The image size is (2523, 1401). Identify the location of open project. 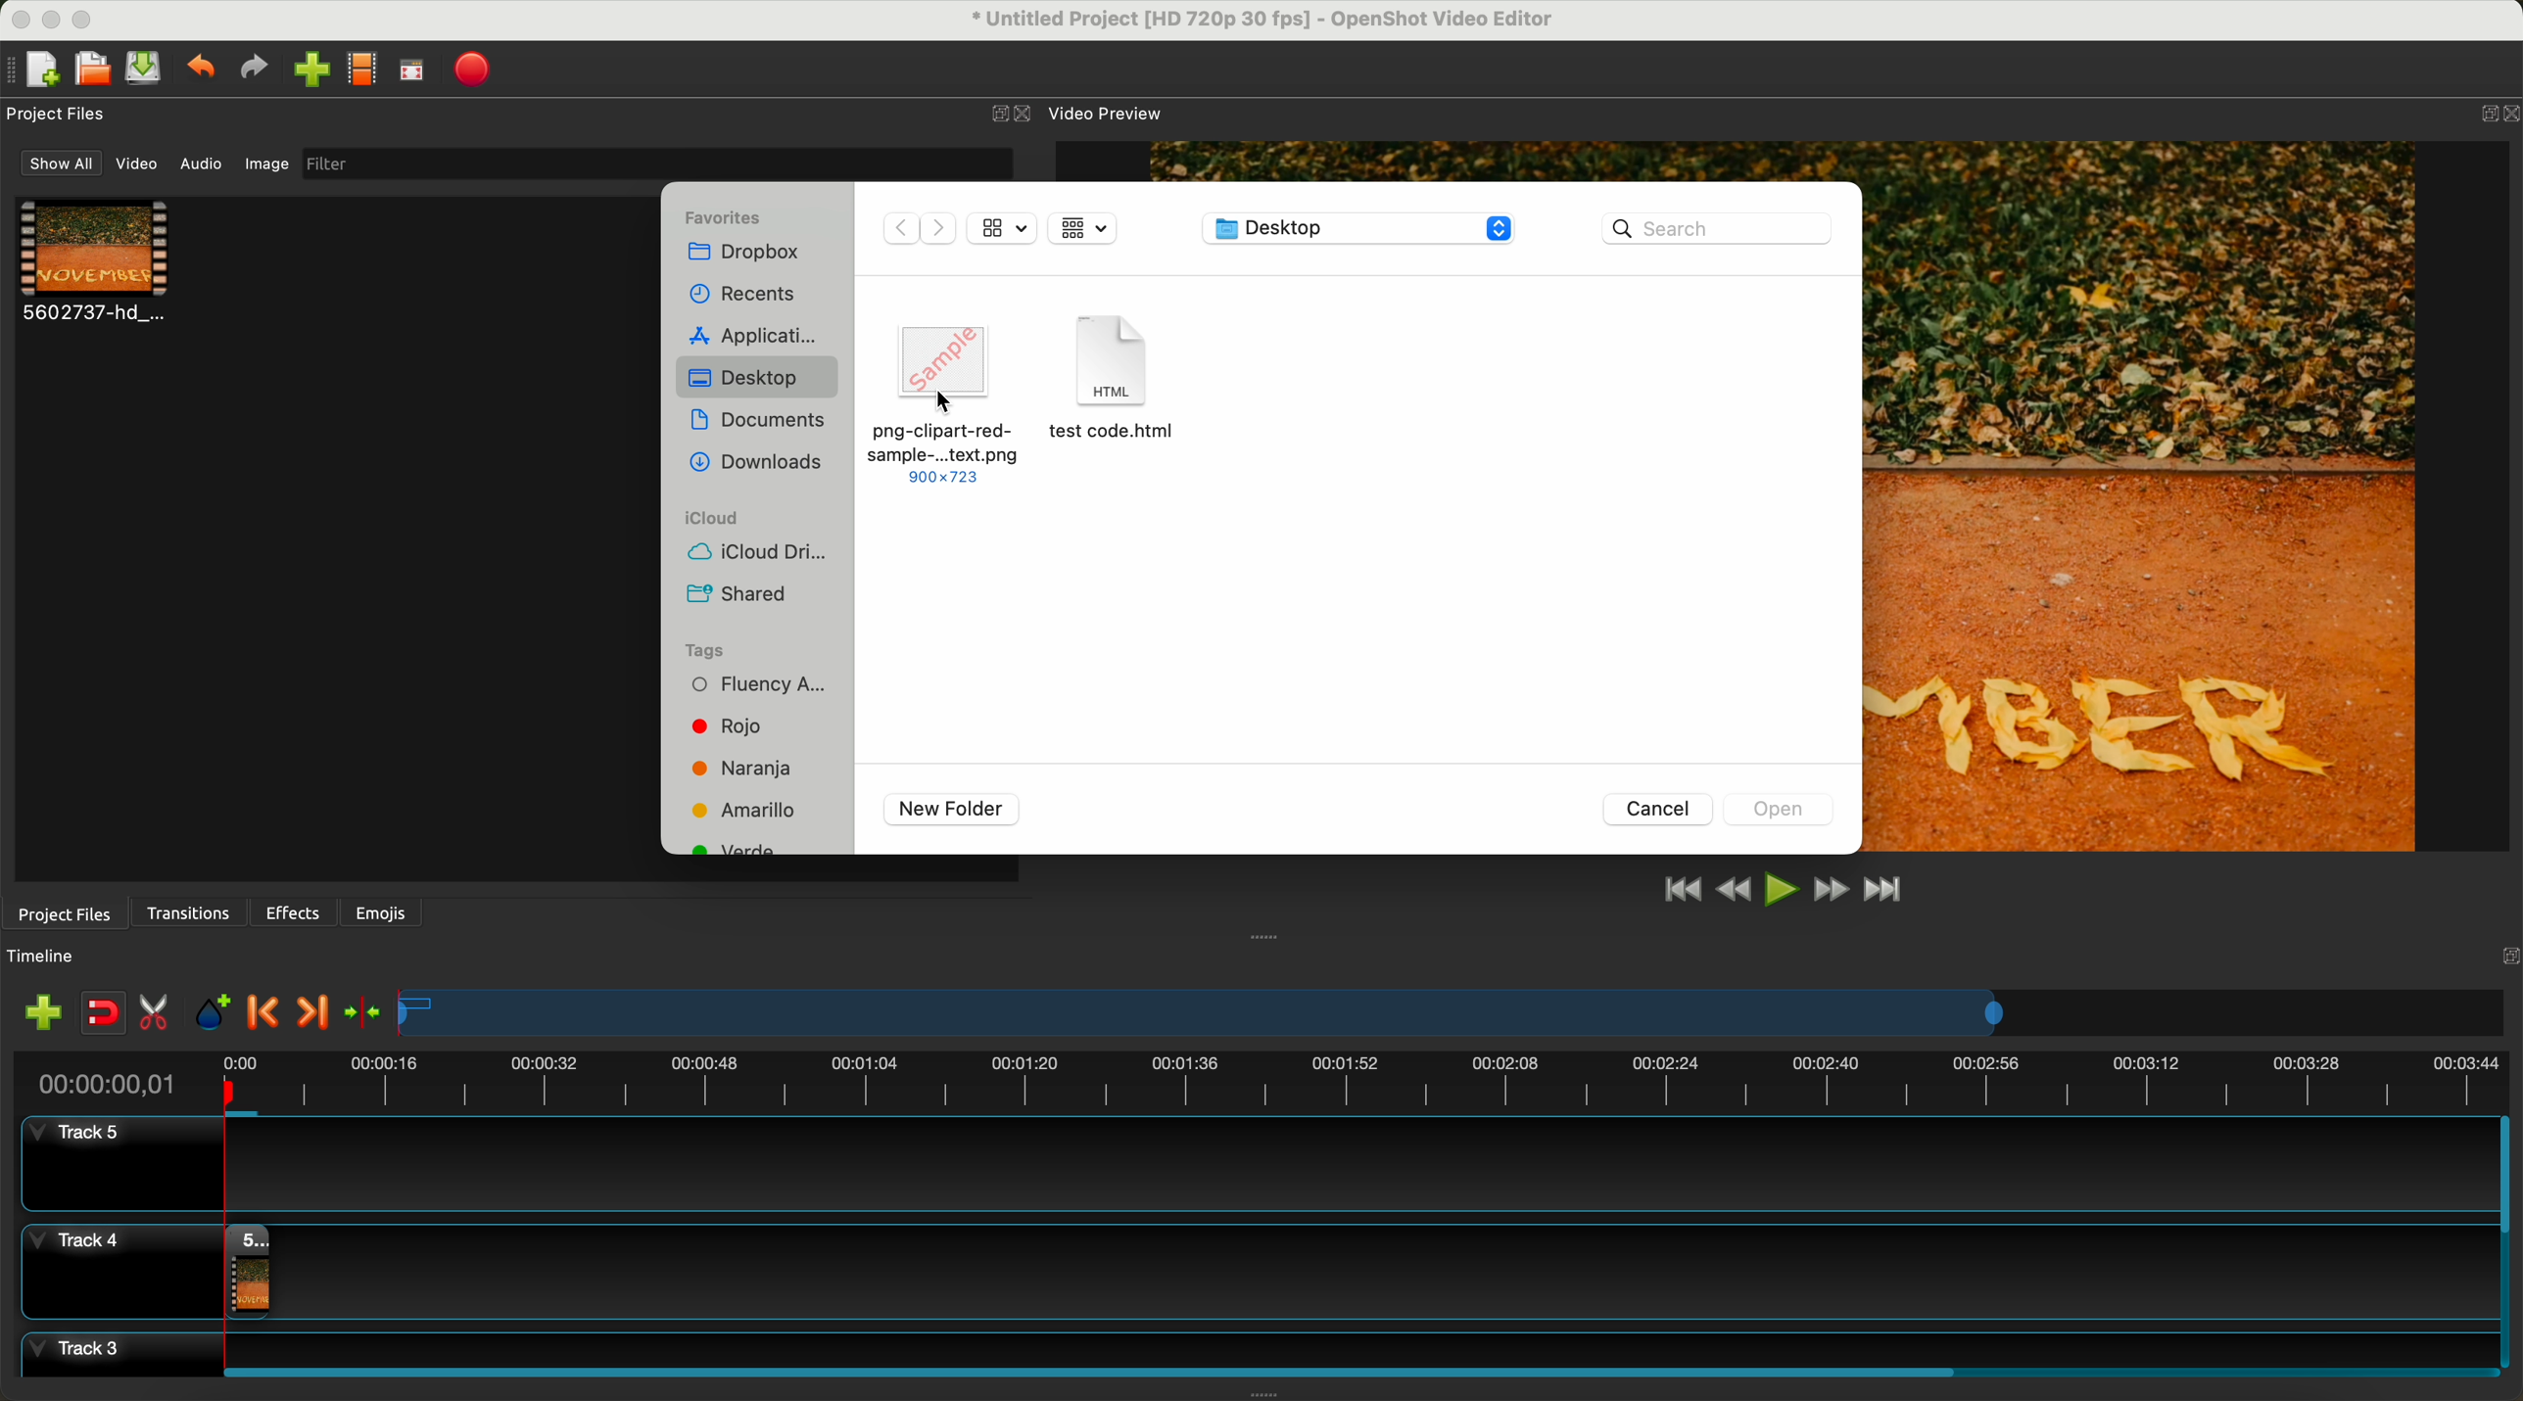
(91, 70).